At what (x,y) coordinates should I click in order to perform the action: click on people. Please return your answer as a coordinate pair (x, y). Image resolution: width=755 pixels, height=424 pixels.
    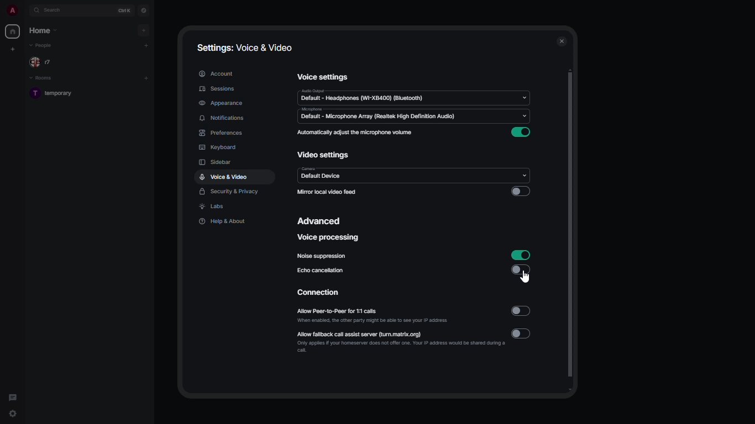
    Looking at the image, I should click on (43, 45).